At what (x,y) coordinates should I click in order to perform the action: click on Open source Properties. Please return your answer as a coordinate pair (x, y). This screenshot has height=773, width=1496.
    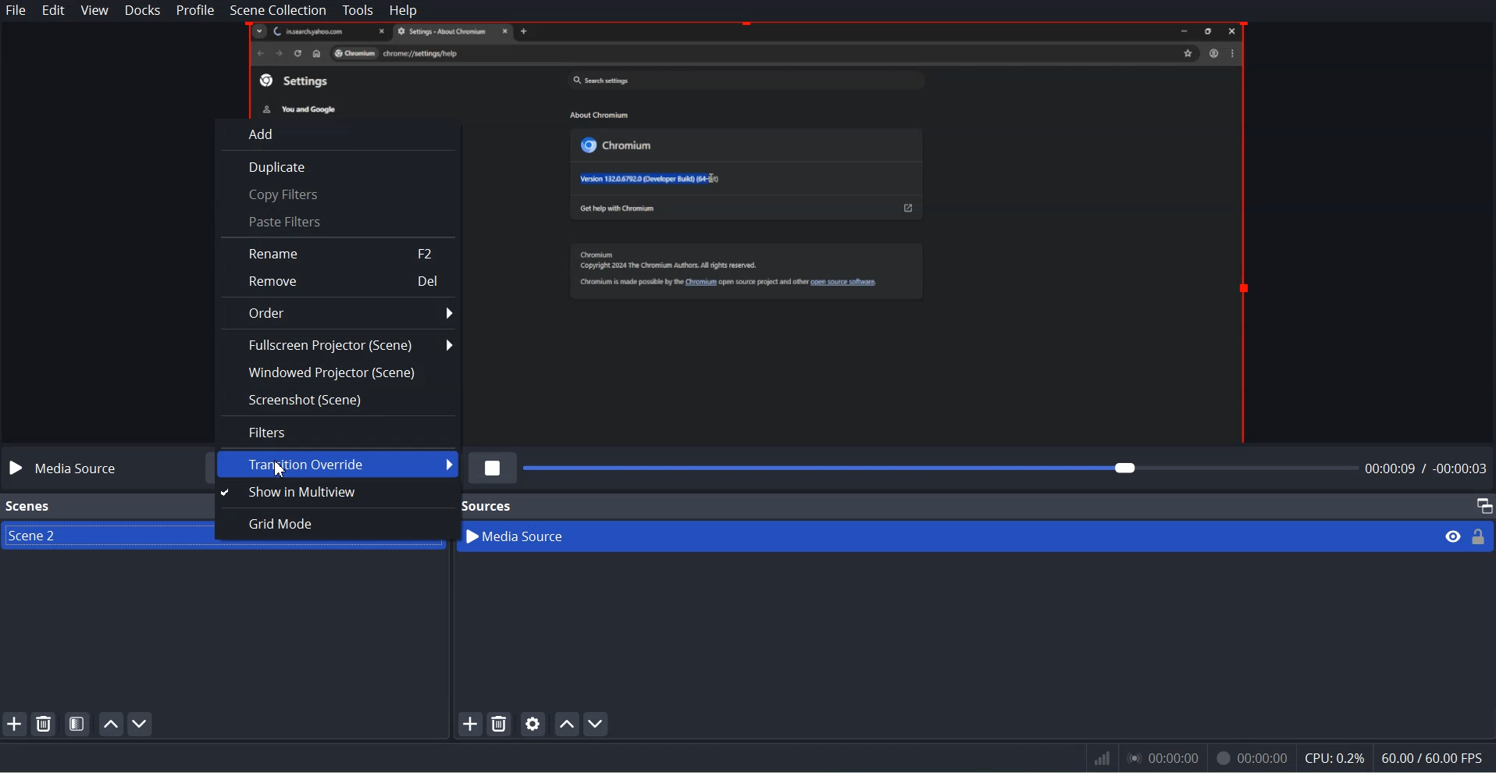
    Looking at the image, I should click on (533, 723).